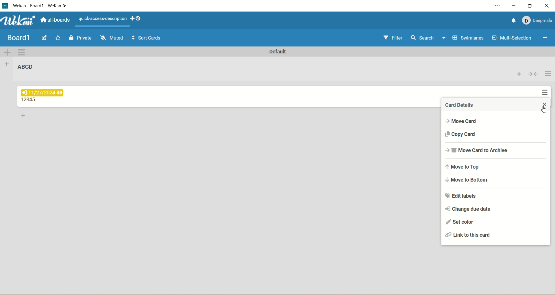 Image resolution: width=555 pixels, height=295 pixels. Describe the element at coordinates (480, 151) in the screenshot. I see `move card to archive` at that location.